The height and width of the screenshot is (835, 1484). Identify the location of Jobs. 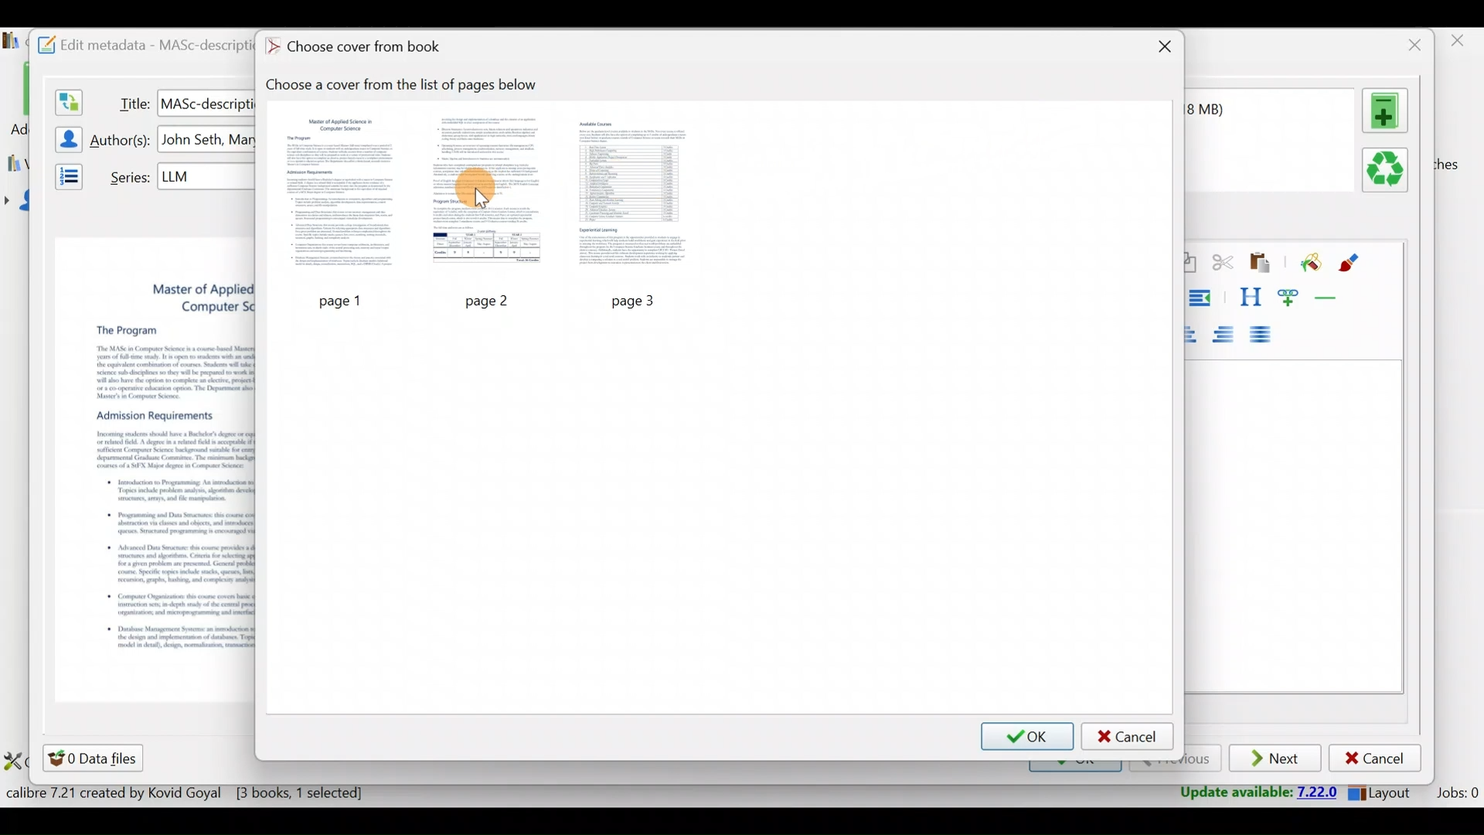
(1455, 795).